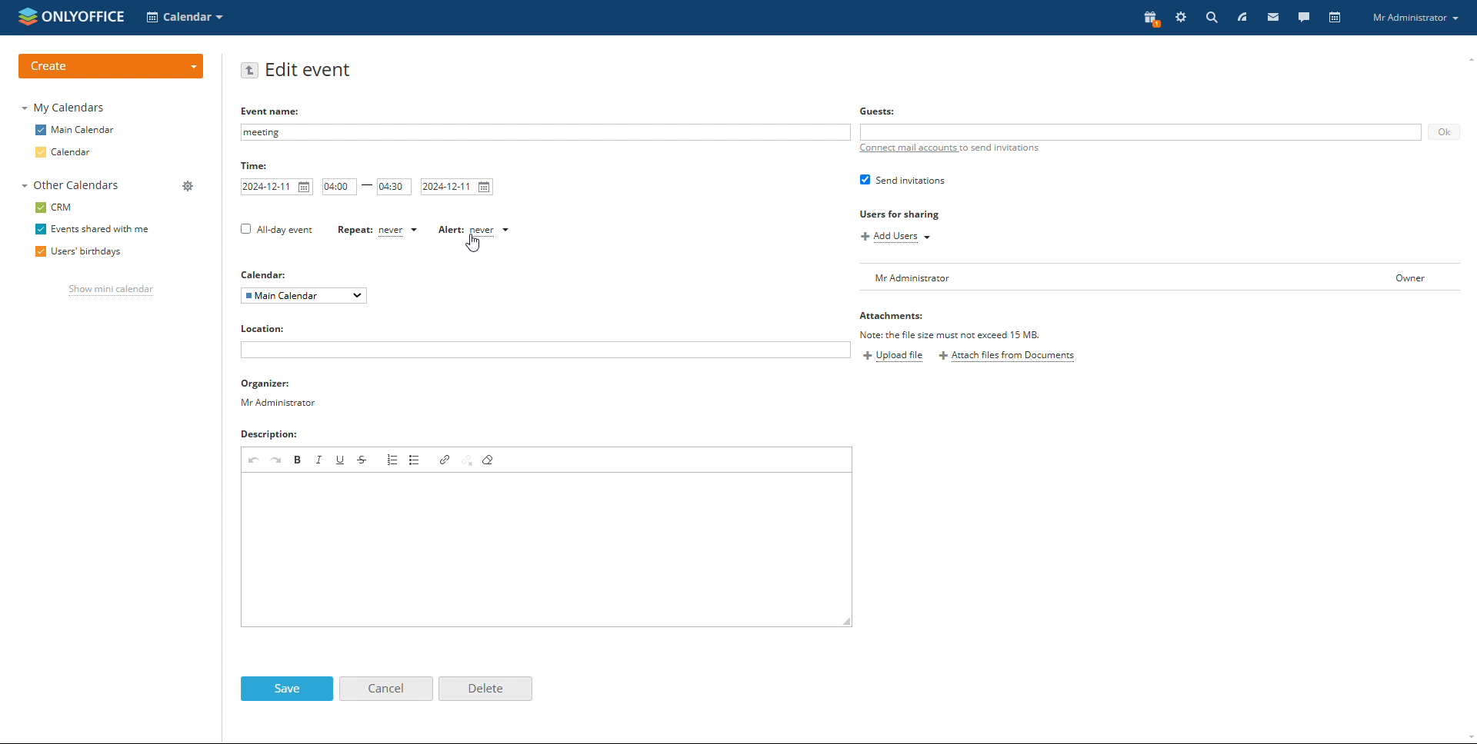 The image size is (1477, 744). Describe the element at coordinates (1418, 18) in the screenshot. I see `profile` at that location.